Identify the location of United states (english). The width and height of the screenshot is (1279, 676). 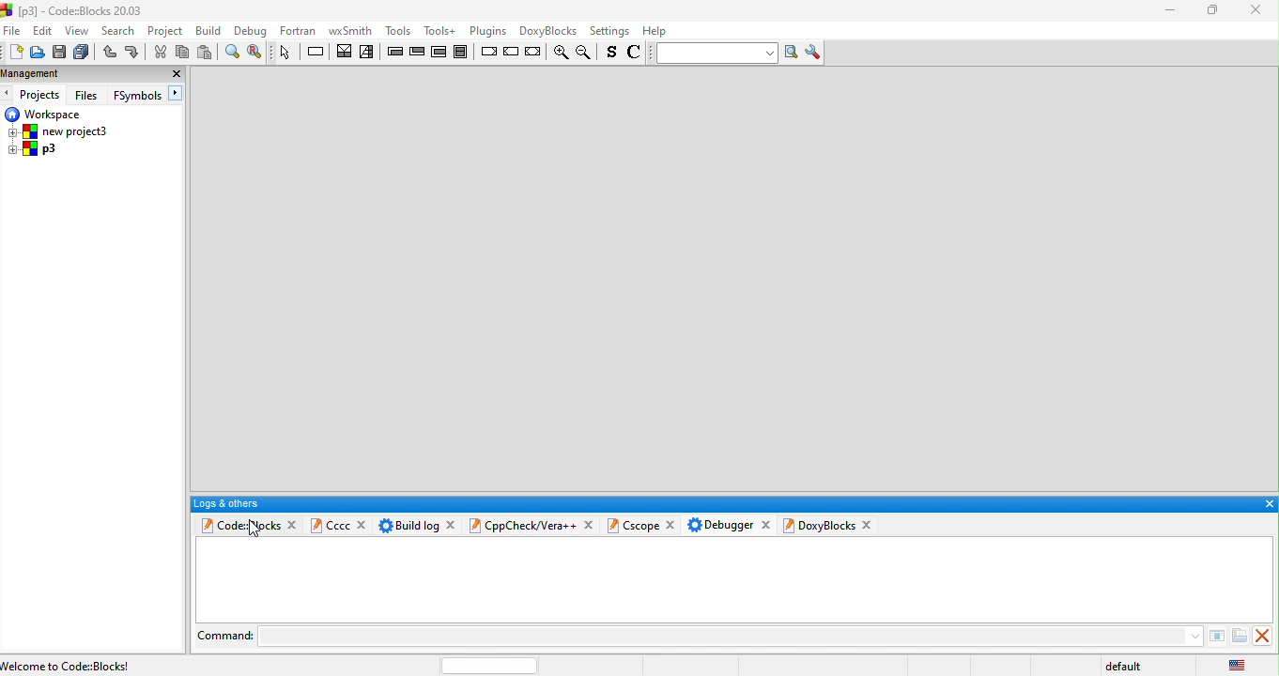
(1240, 663).